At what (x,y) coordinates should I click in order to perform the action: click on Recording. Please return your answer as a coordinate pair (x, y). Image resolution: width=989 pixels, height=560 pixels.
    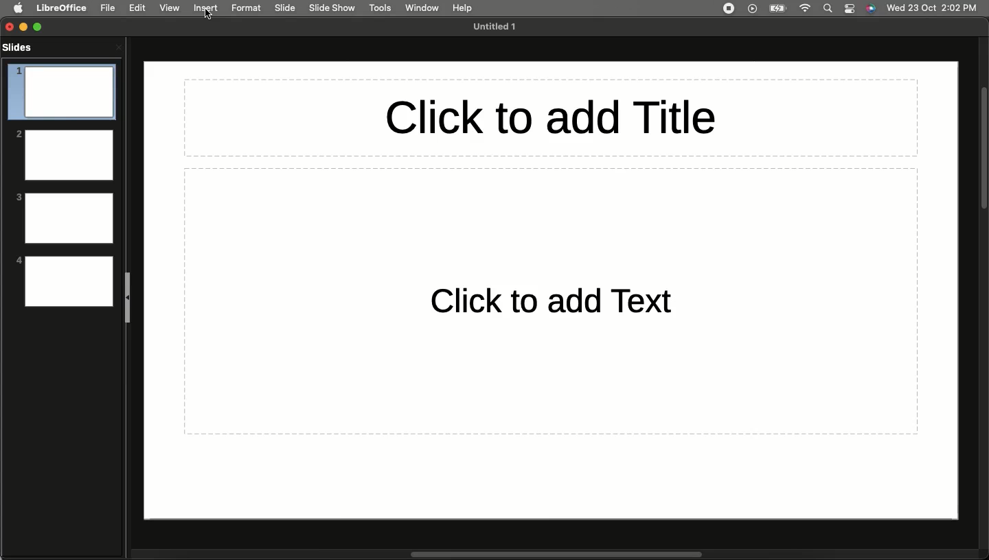
    Looking at the image, I should click on (728, 8).